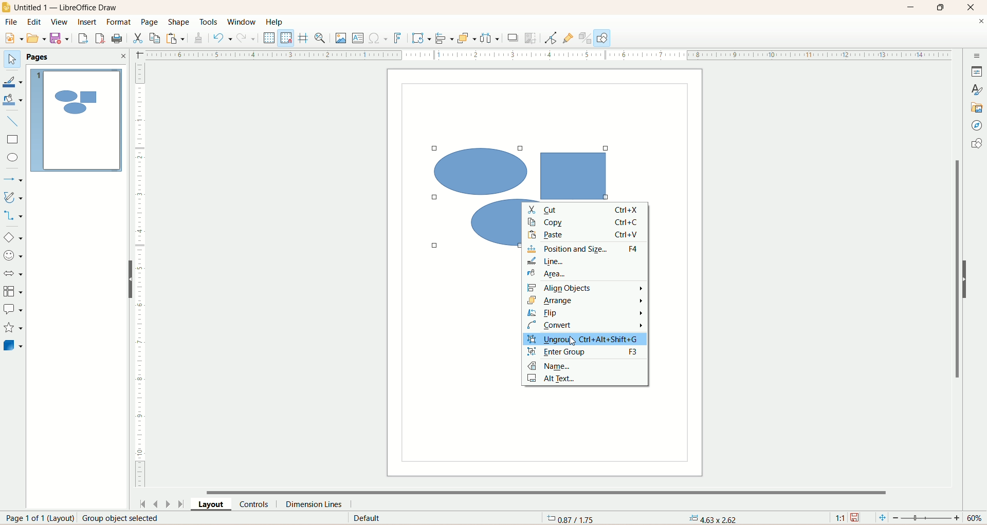  What do you see at coordinates (35, 23) in the screenshot?
I see `edit` at bounding box center [35, 23].